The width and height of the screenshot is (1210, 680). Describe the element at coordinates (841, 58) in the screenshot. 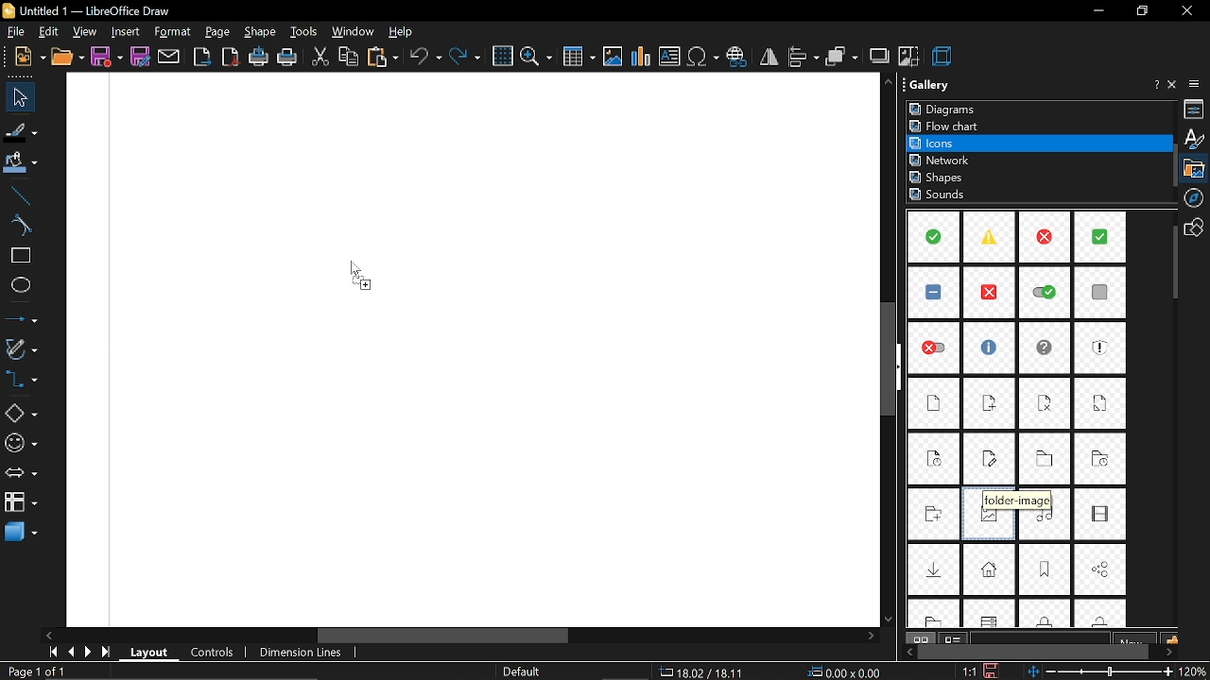

I see `arrange` at that location.